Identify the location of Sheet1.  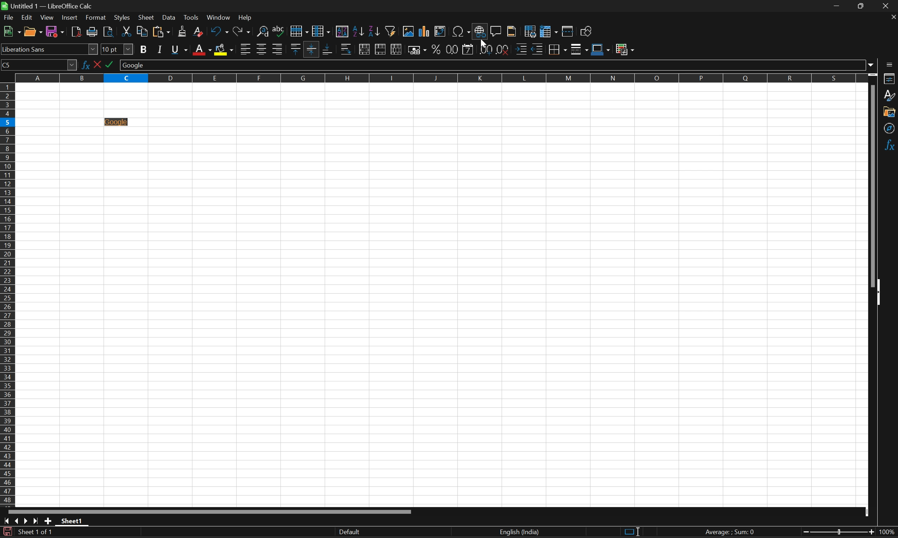
(72, 521).